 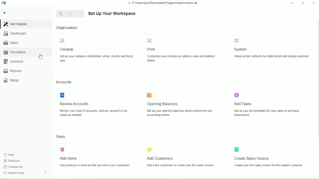 What do you see at coordinates (12, 161) in the screenshot?
I see `shortcuts` at bounding box center [12, 161].